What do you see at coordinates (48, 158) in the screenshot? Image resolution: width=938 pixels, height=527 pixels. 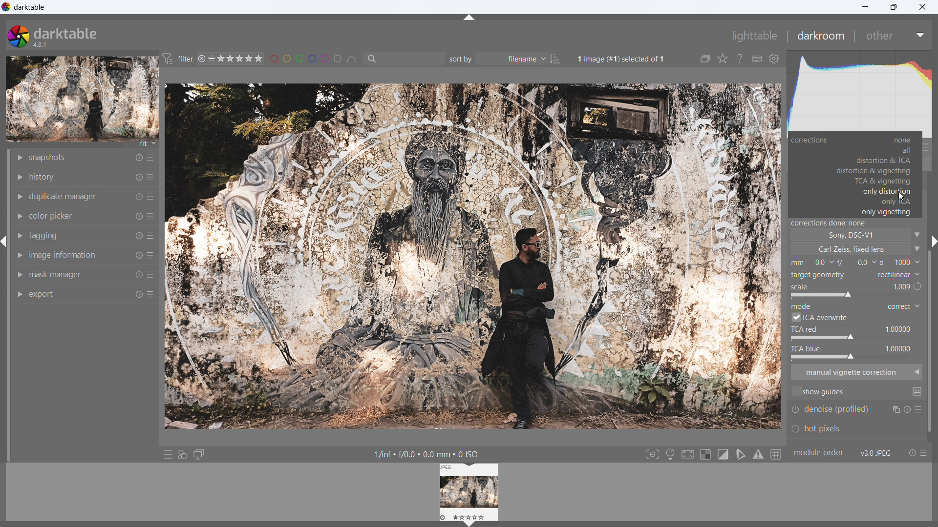 I see `snapshots` at bounding box center [48, 158].